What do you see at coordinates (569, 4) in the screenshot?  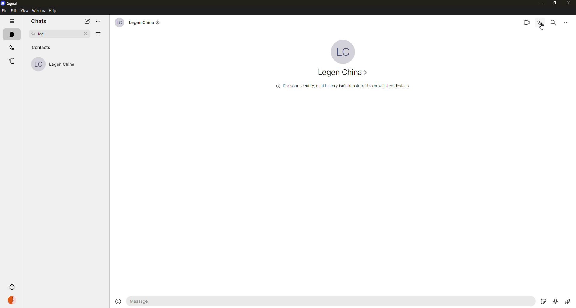 I see `close` at bounding box center [569, 4].